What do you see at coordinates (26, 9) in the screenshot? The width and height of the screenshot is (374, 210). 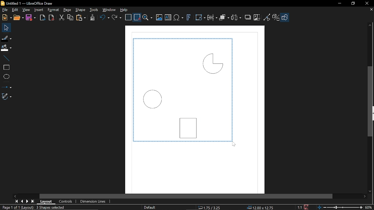 I see `View` at bounding box center [26, 9].